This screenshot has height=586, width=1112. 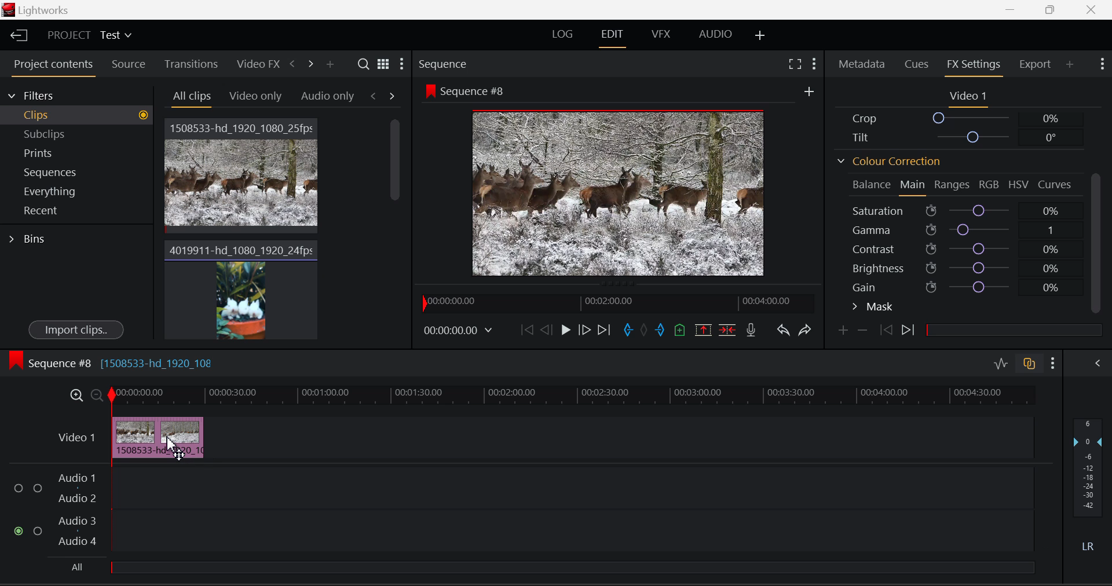 I want to click on Balance, so click(x=869, y=185).